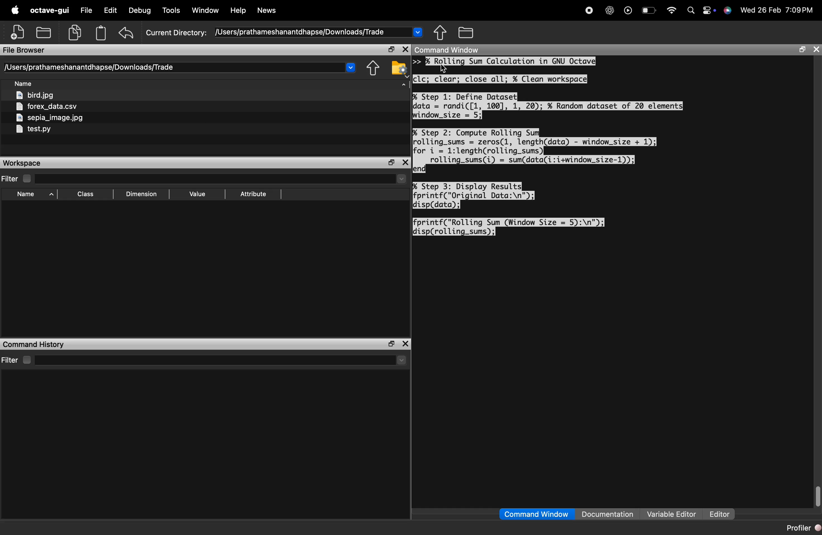 This screenshot has height=535, width=822. I want to click on date and time, so click(779, 11).